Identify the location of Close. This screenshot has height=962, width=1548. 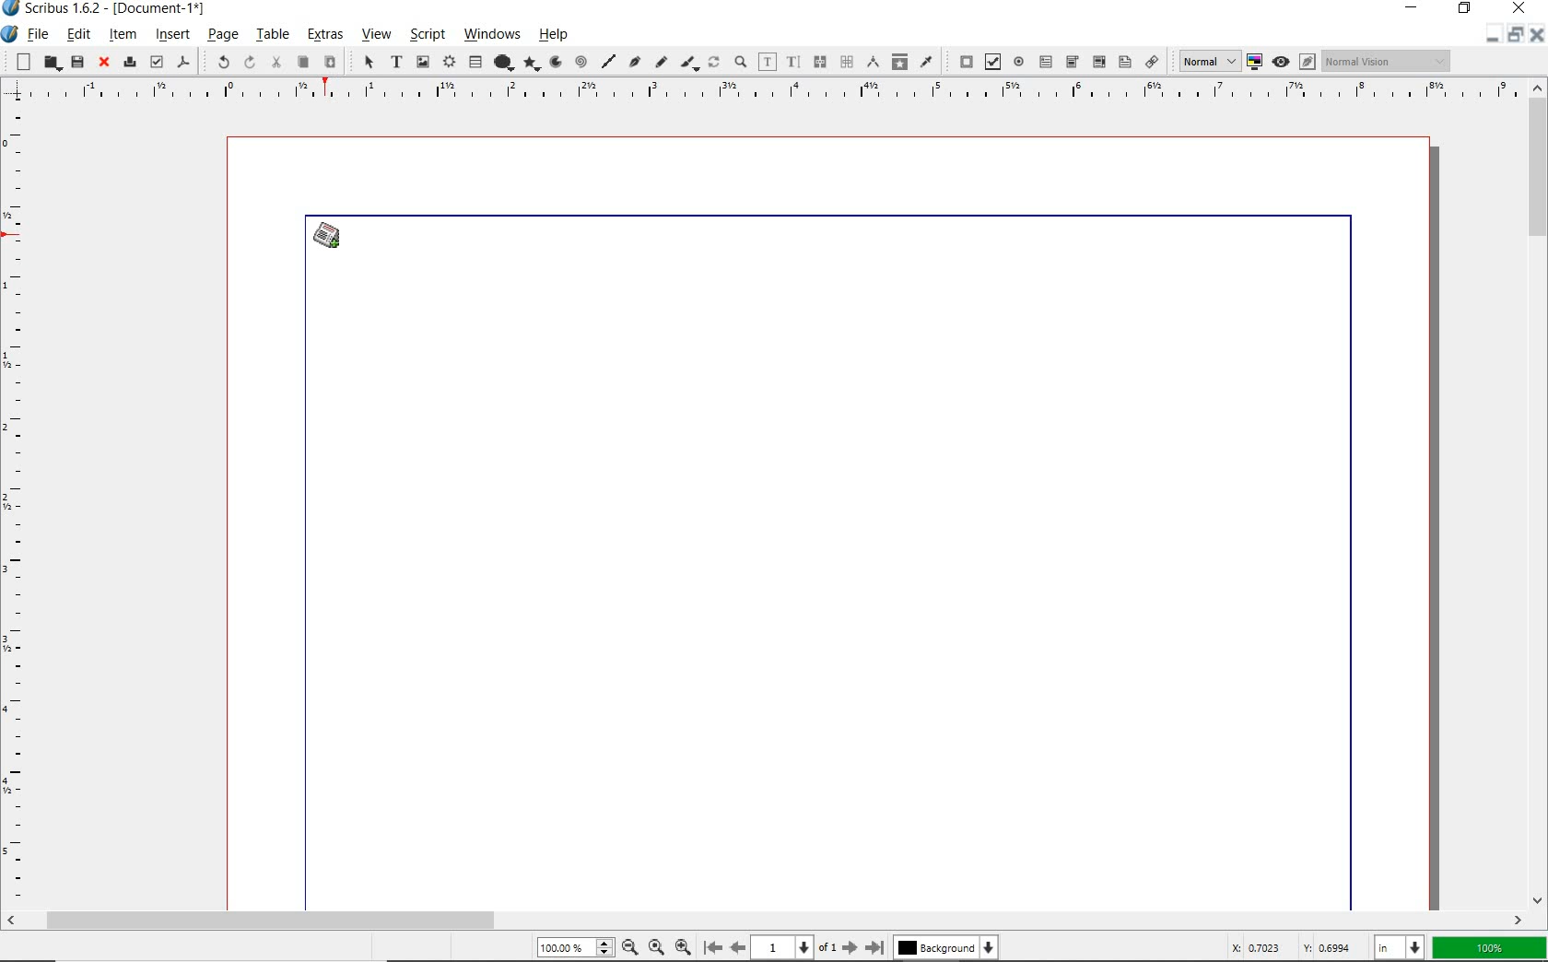
(1539, 34).